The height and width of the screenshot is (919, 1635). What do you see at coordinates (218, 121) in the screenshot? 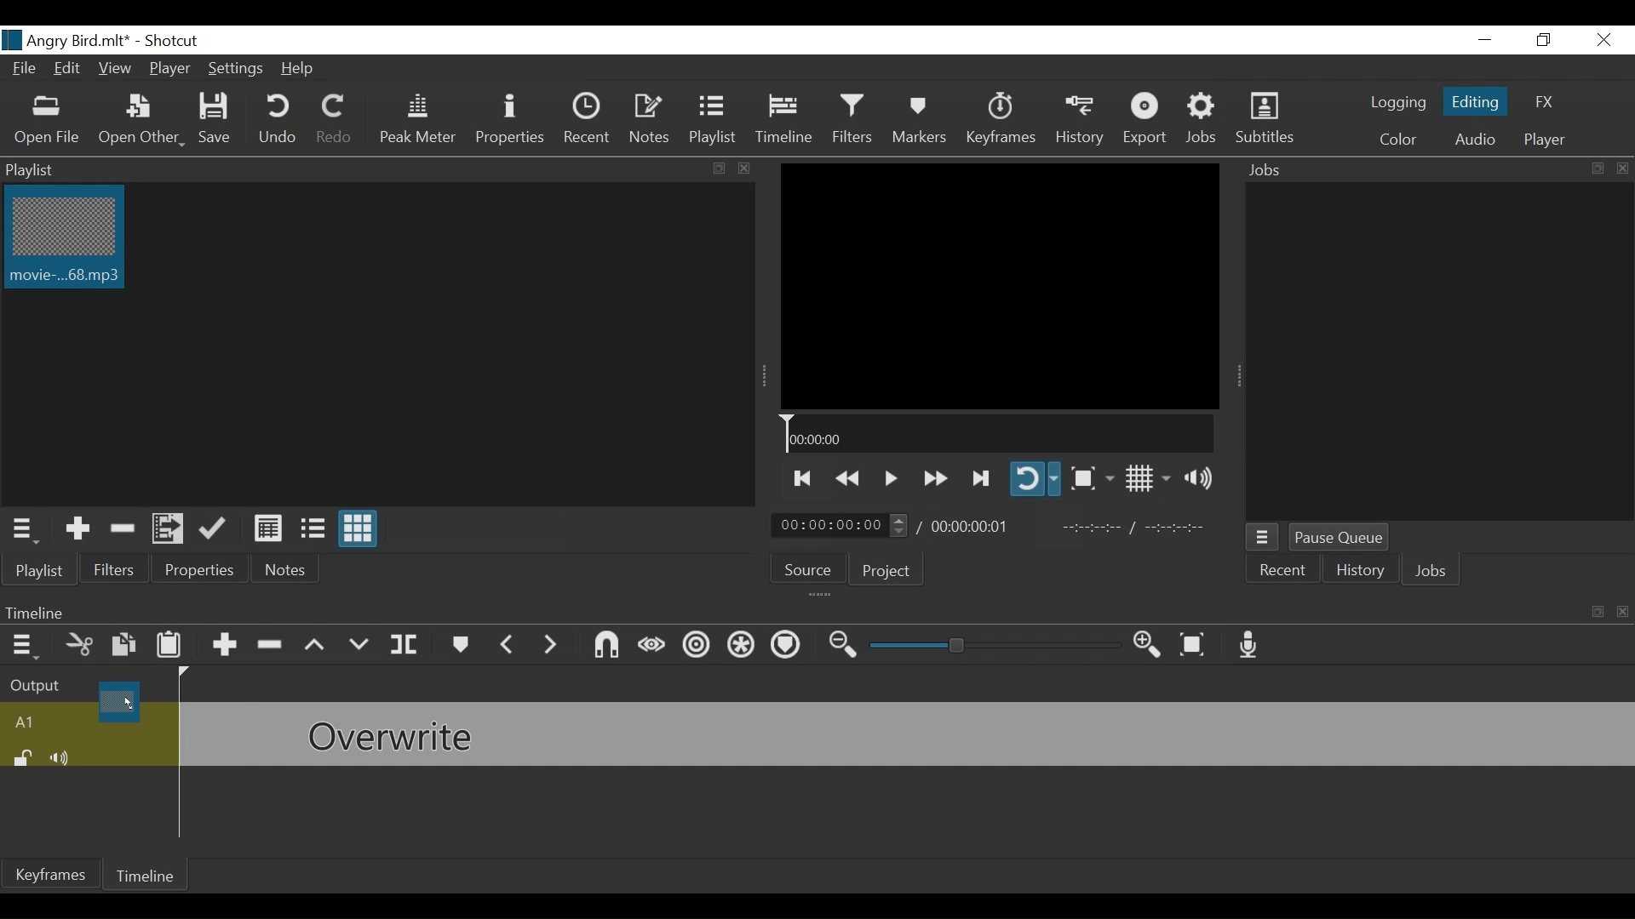
I see `Save` at bounding box center [218, 121].